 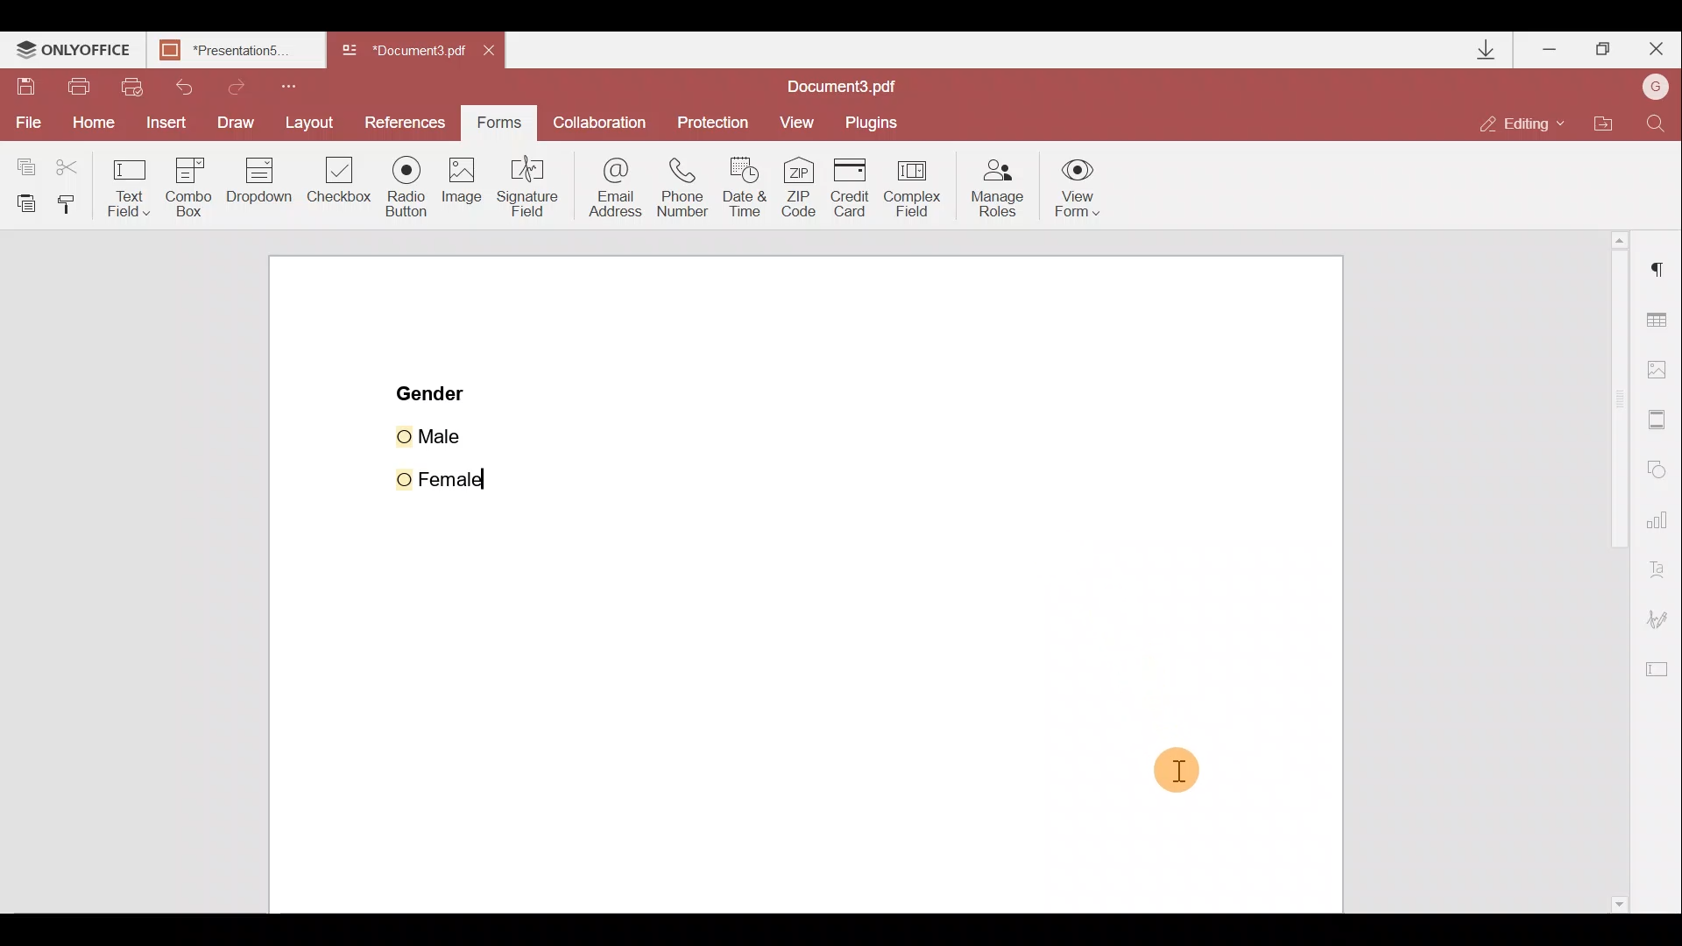 I want to click on Date & time, so click(x=751, y=189).